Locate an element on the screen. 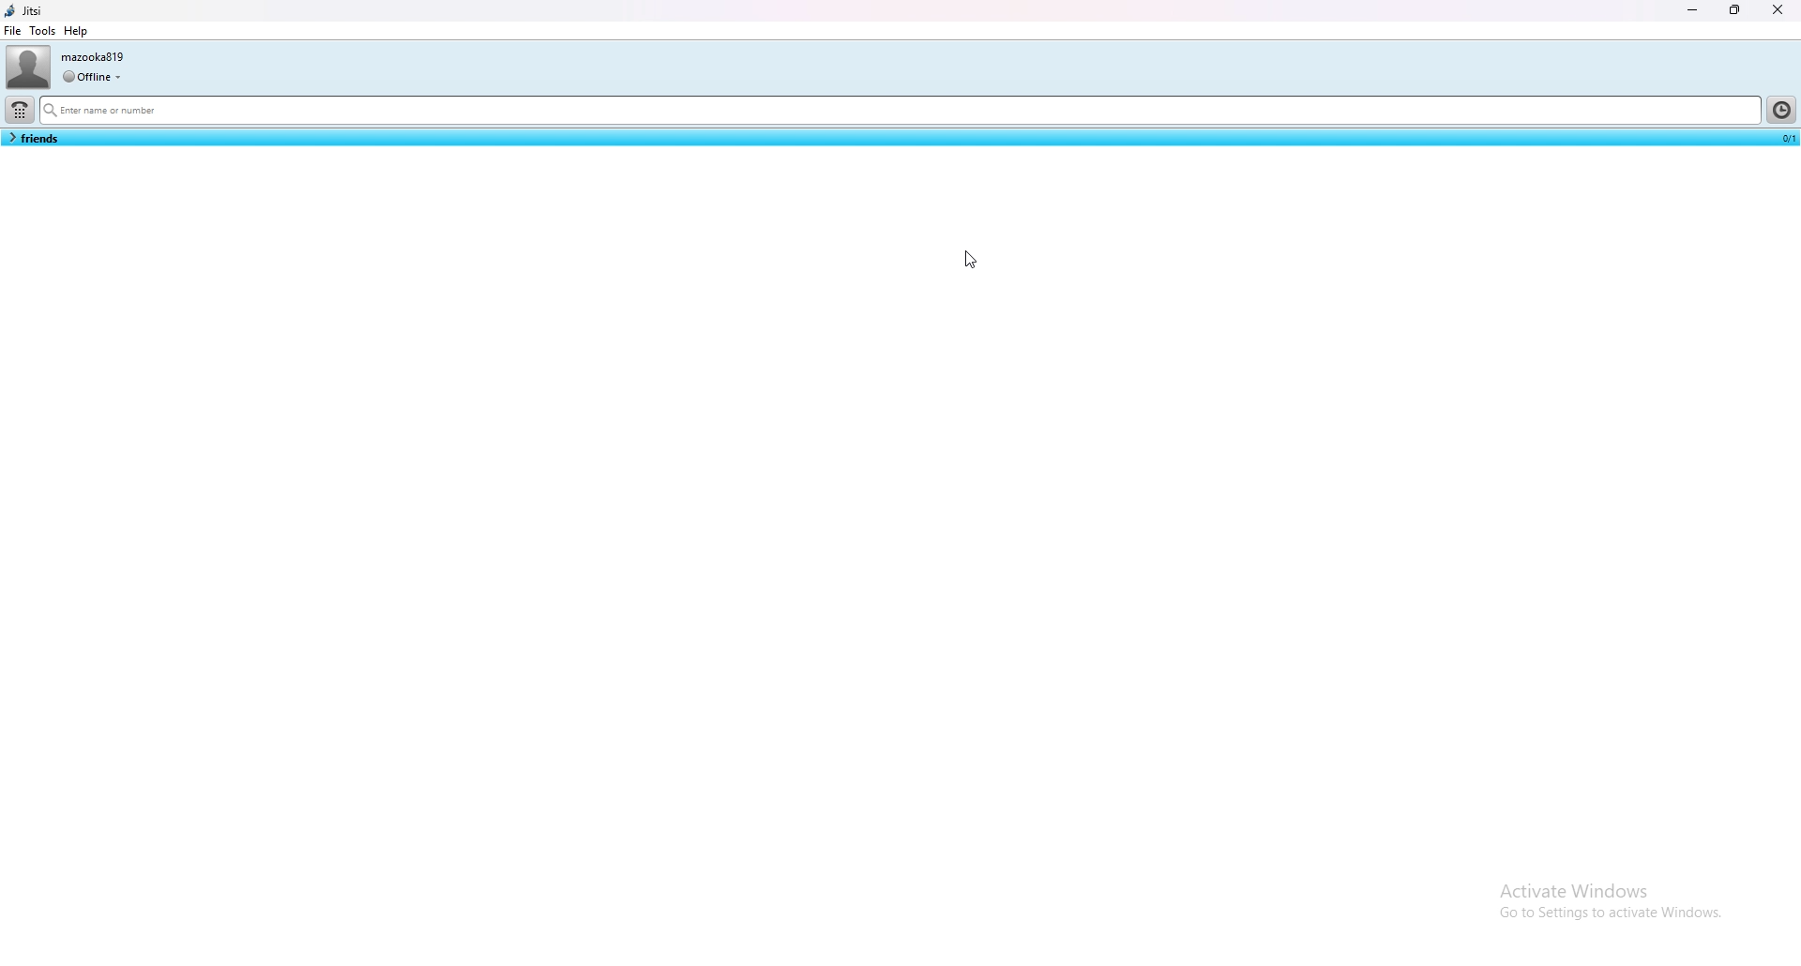 The width and height of the screenshot is (1801, 966). user status is located at coordinates (92, 76).